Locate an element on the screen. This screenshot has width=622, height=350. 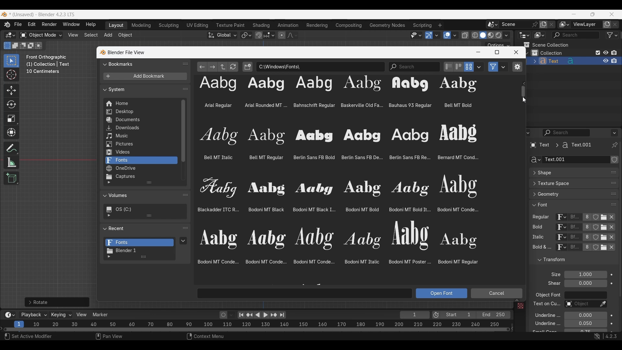
Browse ID data is located at coordinates (559, 228).